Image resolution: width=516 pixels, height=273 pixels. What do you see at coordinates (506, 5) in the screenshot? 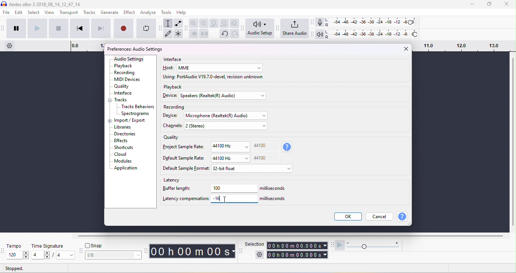
I see `close` at bounding box center [506, 5].